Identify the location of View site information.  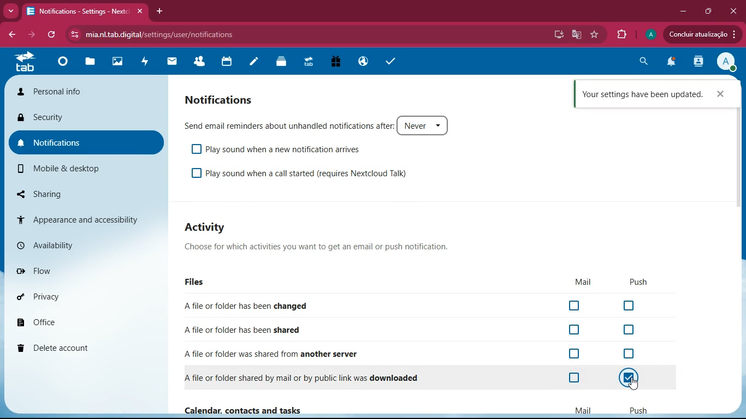
(73, 35).